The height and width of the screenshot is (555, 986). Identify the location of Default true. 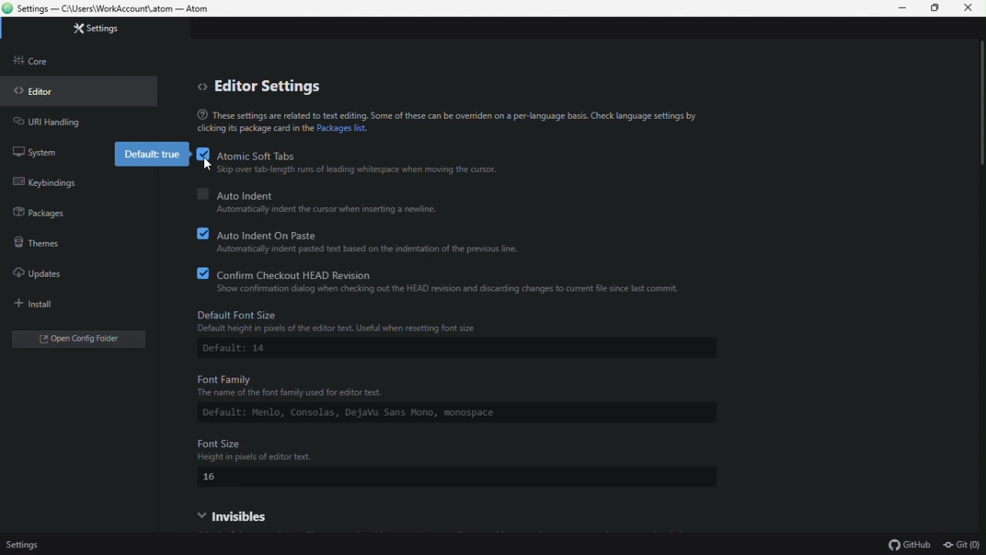
(147, 154).